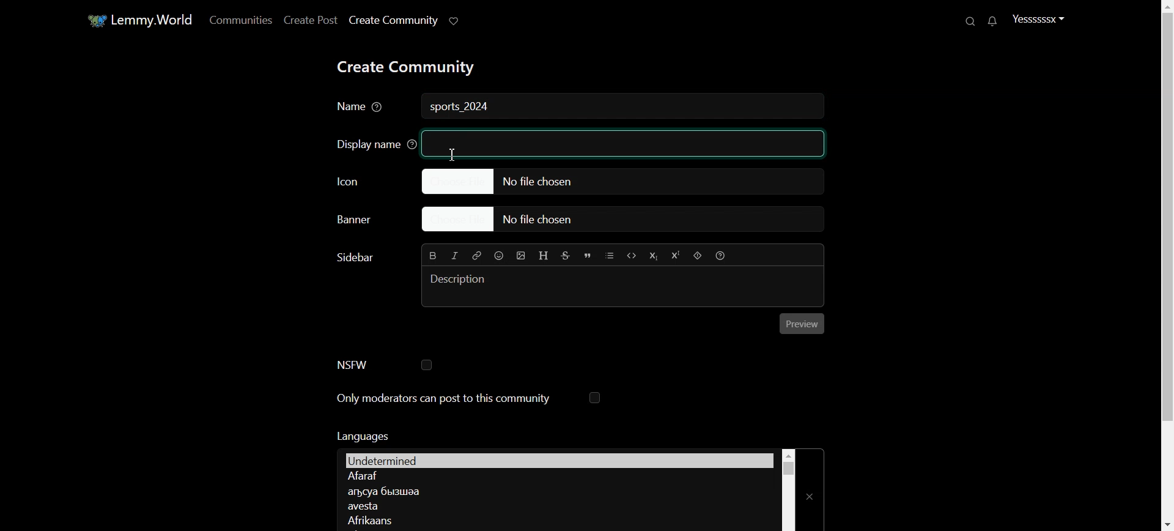  Describe the element at coordinates (622, 180) in the screenshot. I see `Choose file` at that location.